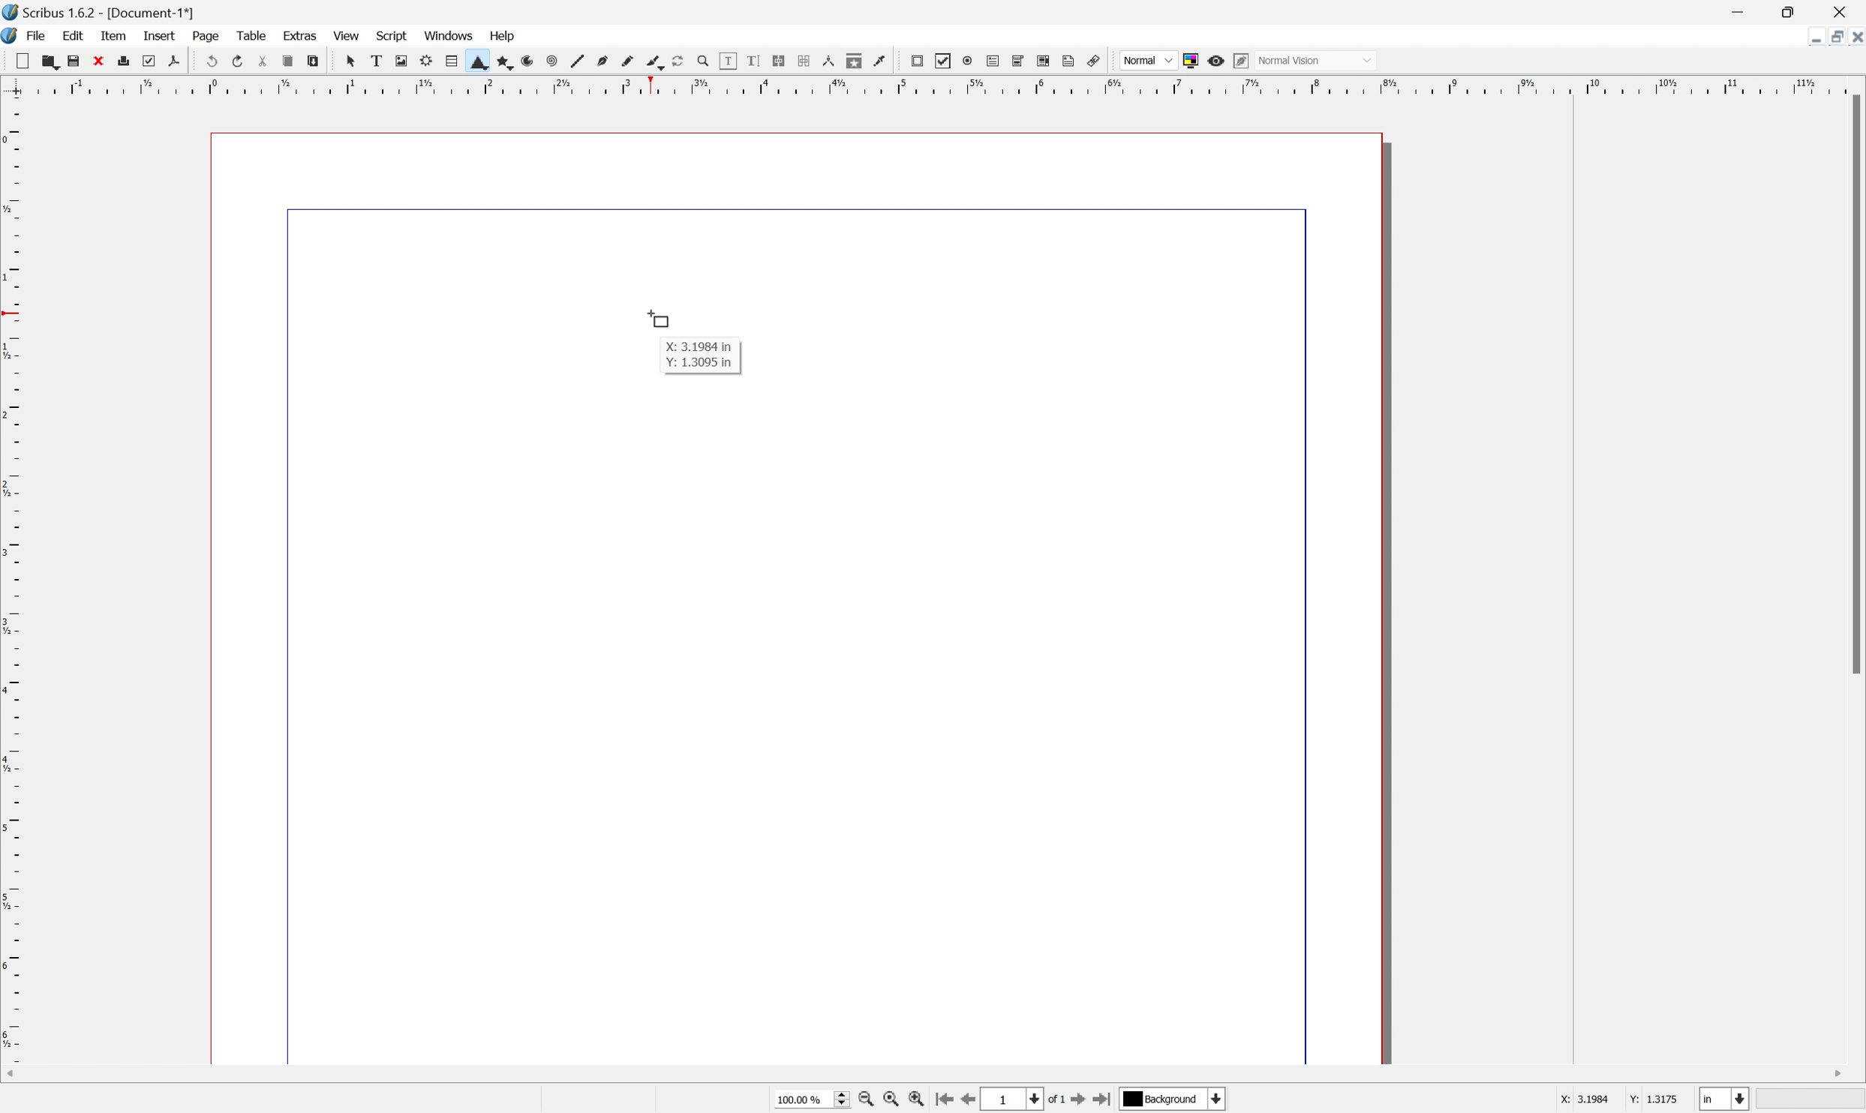 Image resolution: width=1866 pixels, height=1113 pixels. What do you see at coordinates (1794, 10) in the screenshot?
I see `Restore Down` at bounding box center [1794, 10].